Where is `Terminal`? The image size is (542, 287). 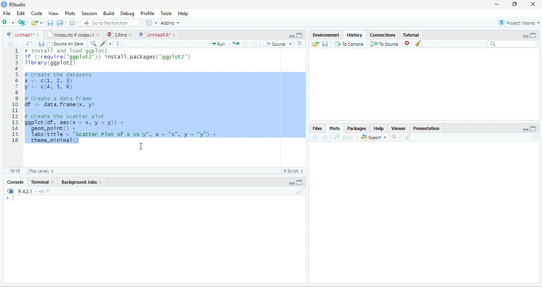
Terminal is located at coordinates (39, 182).